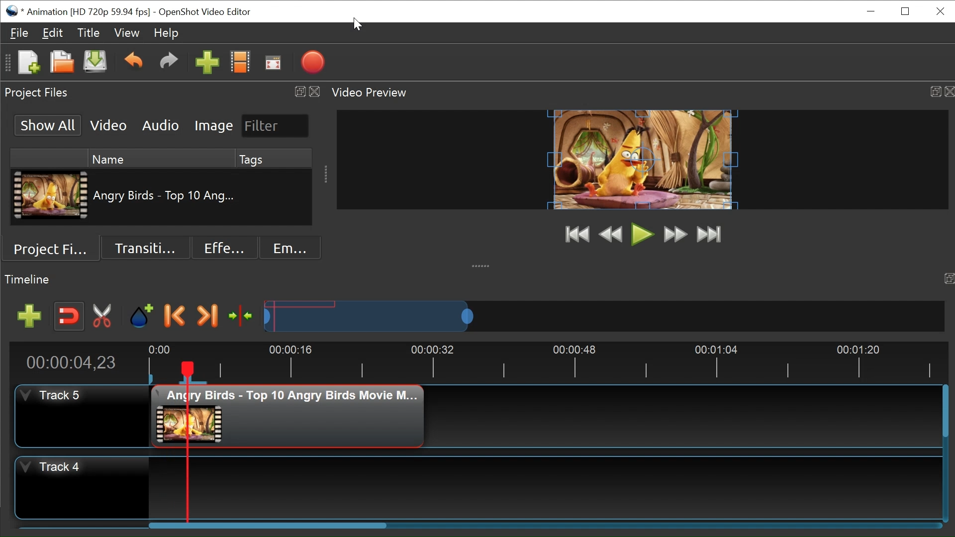 The width and height of the screenshot is (955, 537). Describe the element at coordinates (273, 62) in the screenshot. I see `Fullscreen` at that location.